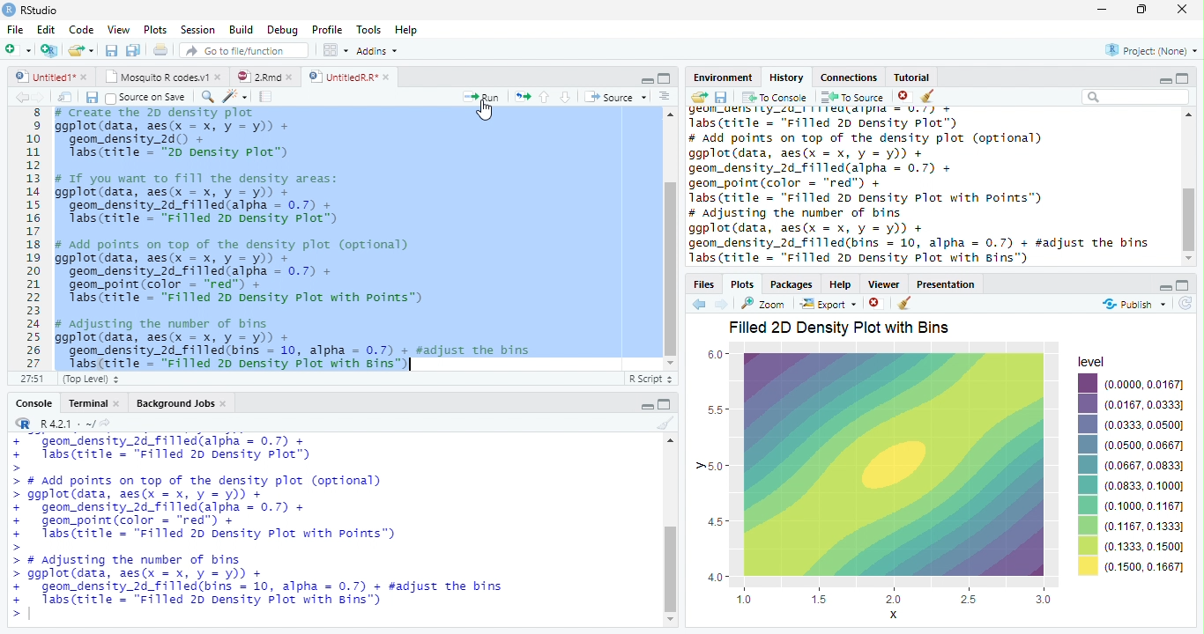  What do you see at coordinates (341, 76) in the screenshot?
I see `UnttiedR Rr”` at bounding box center [341, 76].